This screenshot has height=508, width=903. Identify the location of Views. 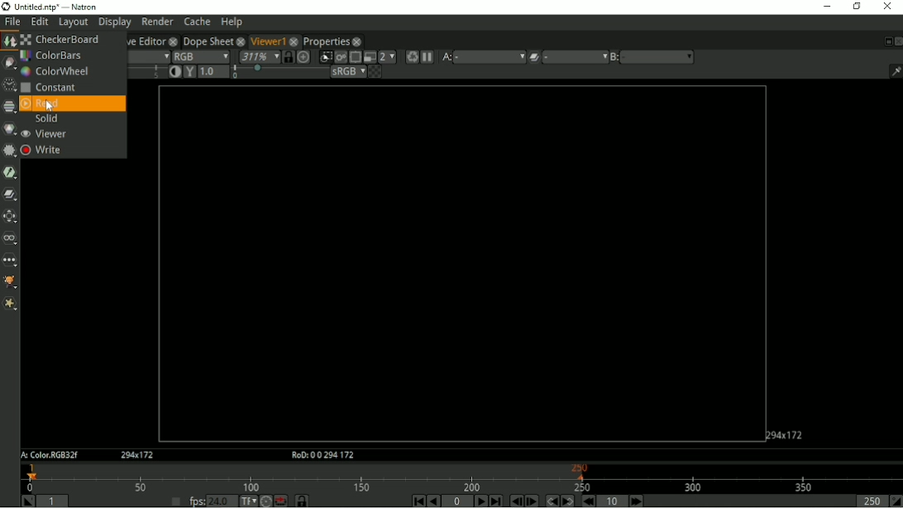
(10, 238).